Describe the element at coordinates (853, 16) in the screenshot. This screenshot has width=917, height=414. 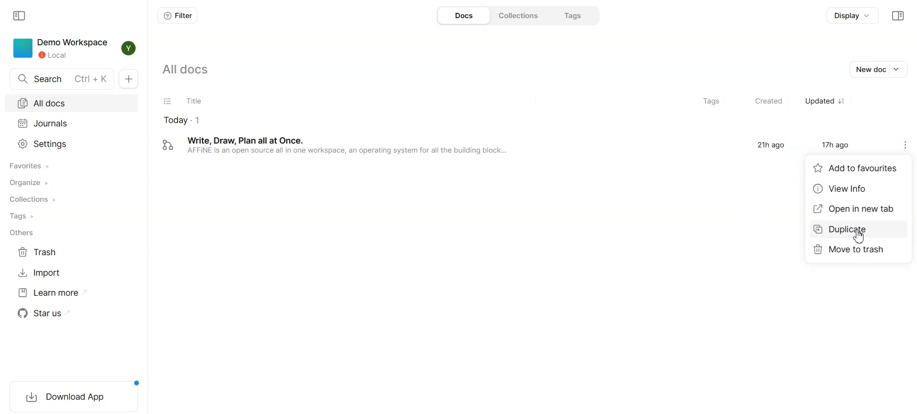
I see `Display` at that location.